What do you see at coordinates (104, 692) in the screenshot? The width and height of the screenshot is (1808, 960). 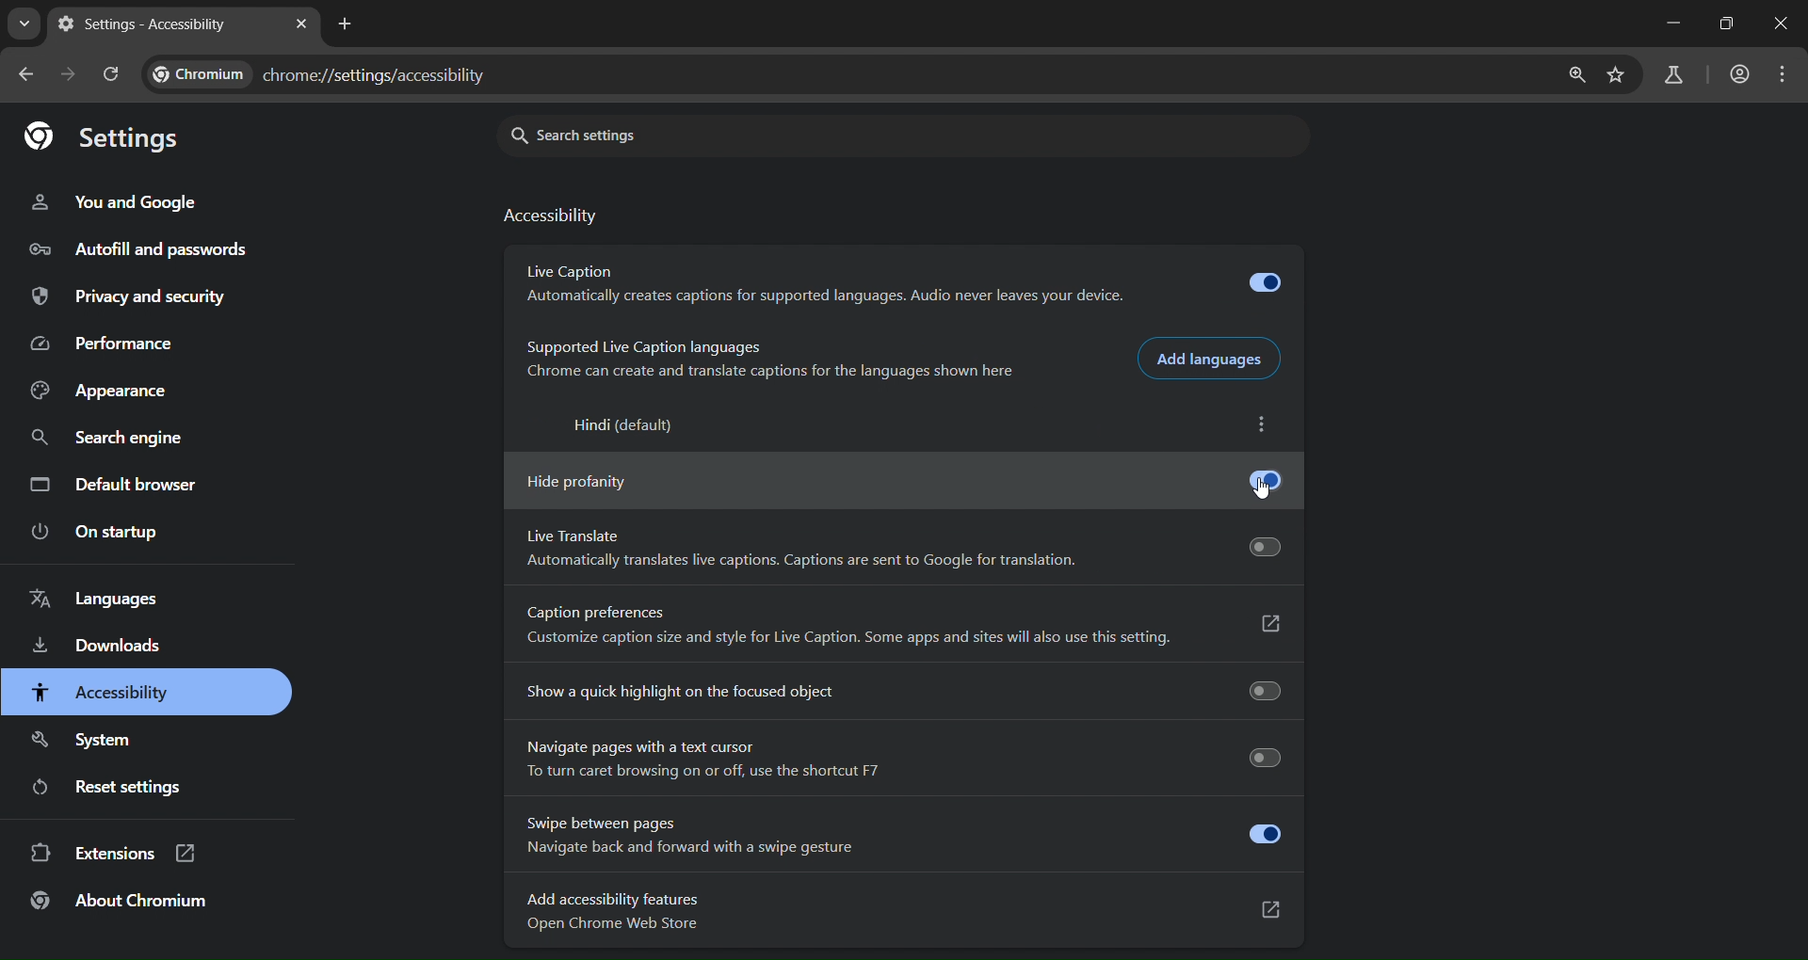 I see `accessibility` at bounding box center [104, 692].